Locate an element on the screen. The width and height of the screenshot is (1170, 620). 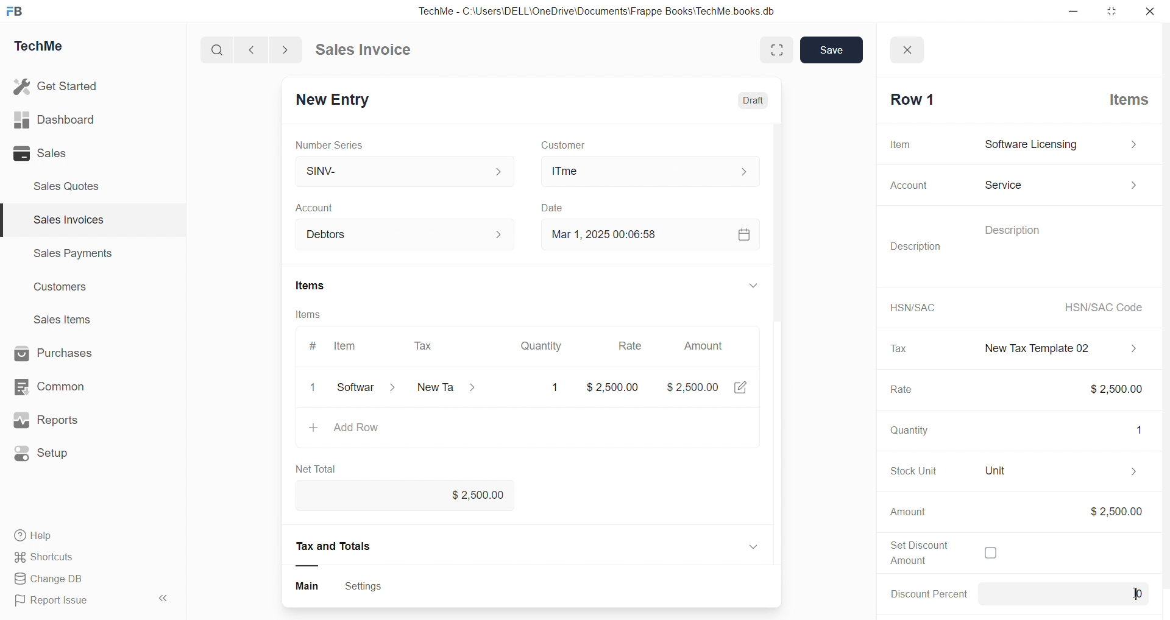
Search buton is located at coordinates (219, 50).